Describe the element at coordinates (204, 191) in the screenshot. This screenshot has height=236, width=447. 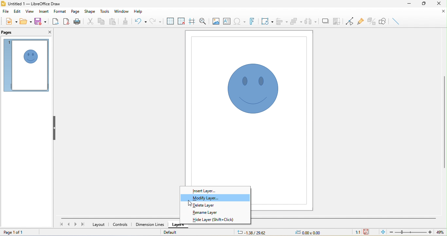
I see `insert layer` at that location.